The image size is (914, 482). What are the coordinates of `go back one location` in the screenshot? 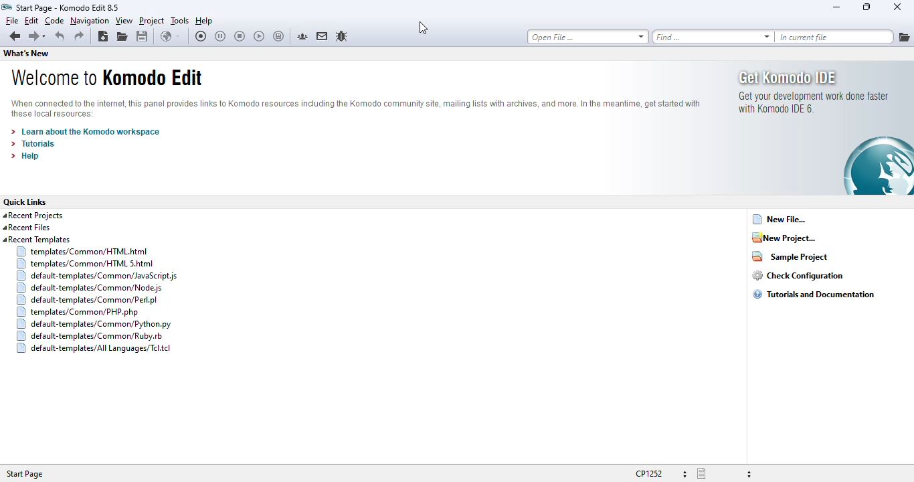 It's located at (15, 37).